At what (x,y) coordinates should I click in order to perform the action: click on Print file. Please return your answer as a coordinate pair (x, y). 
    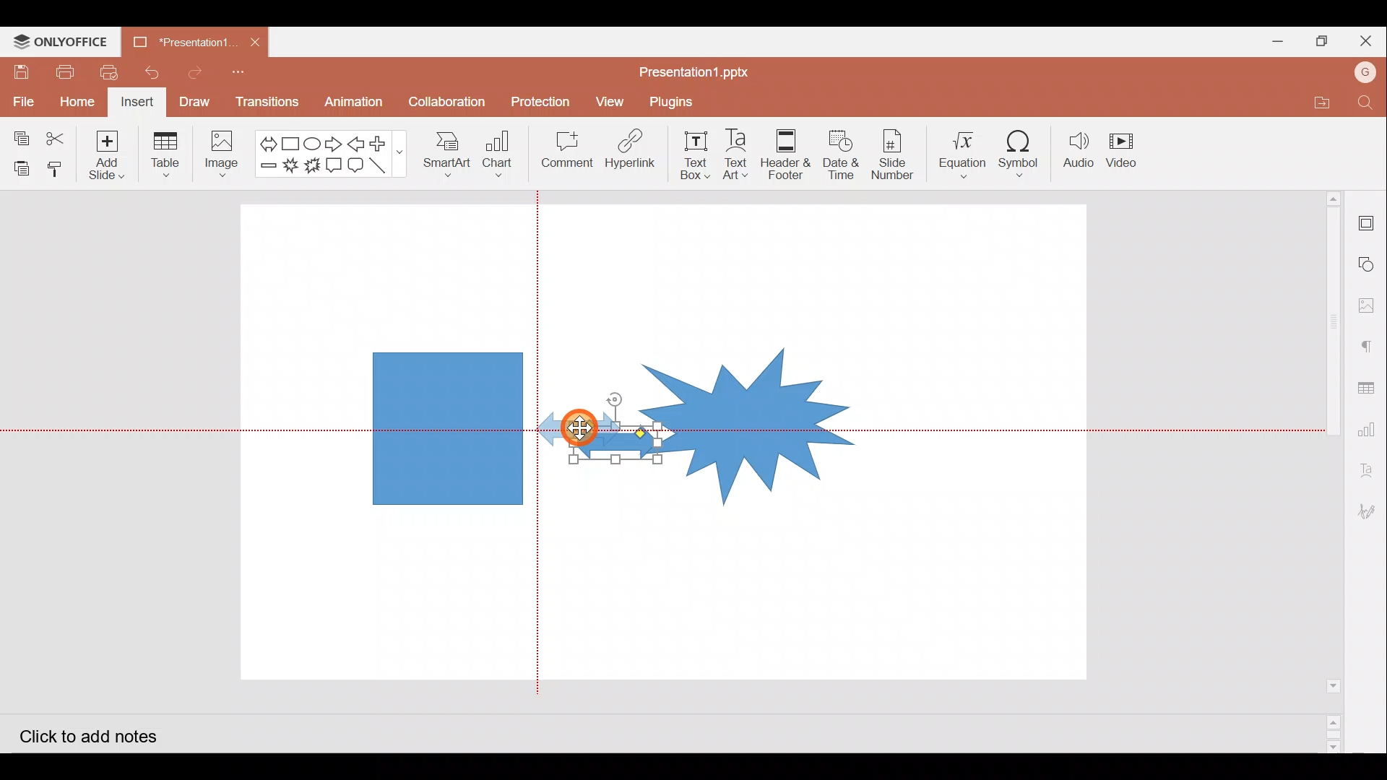
    Looking at the image, I should click on (62, 71).